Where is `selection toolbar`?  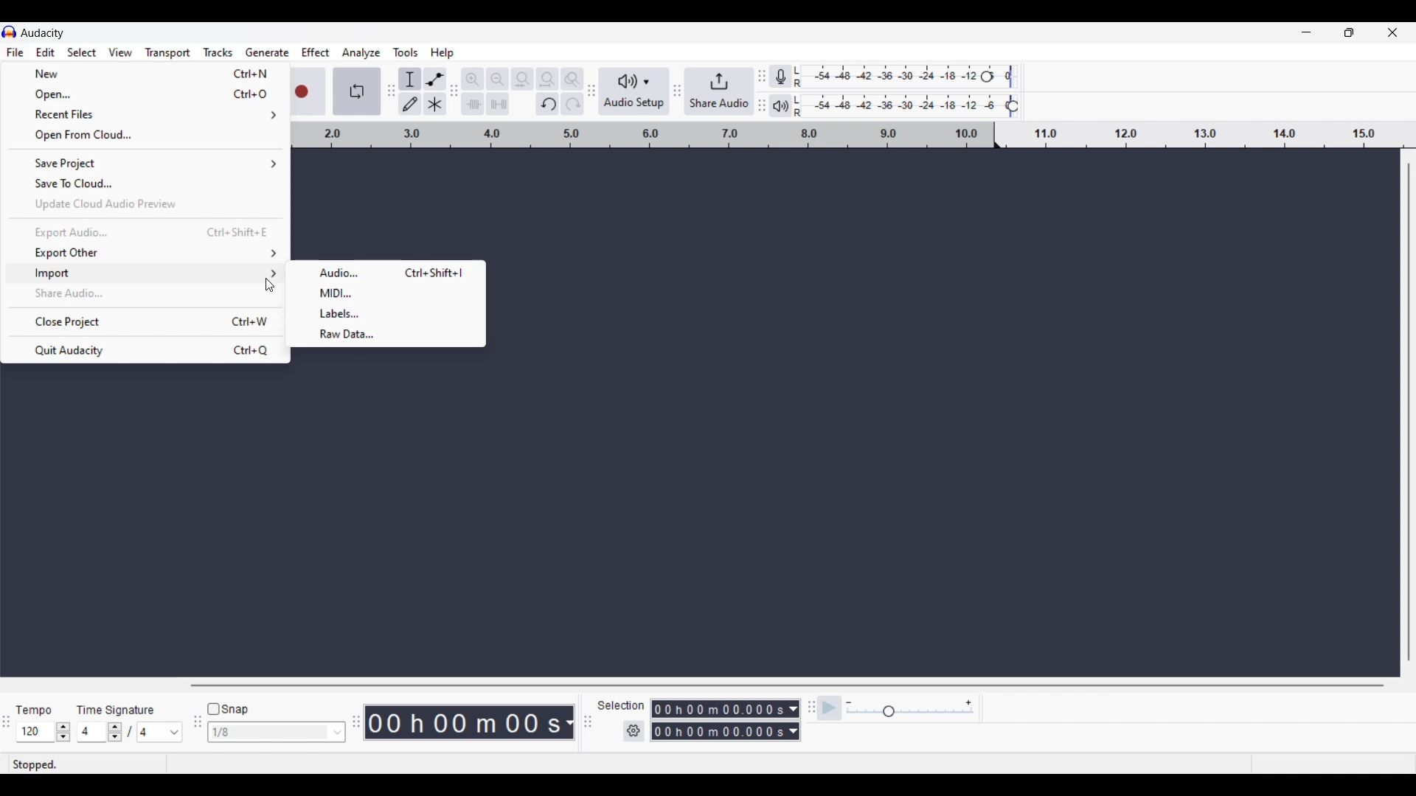
selection toolbar is located at coordinates (584, 722).